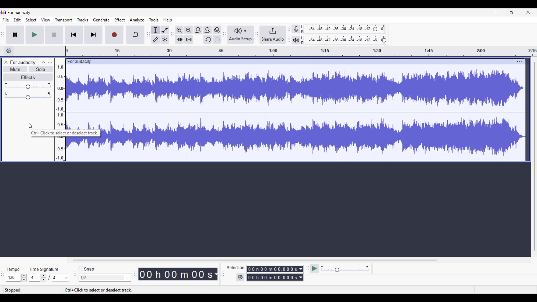 Image resolution: width=537 pixels, height=302 pixels. Describe the element at coordinates (496, 12) in the screenshot. I see `Minimize` at that location.